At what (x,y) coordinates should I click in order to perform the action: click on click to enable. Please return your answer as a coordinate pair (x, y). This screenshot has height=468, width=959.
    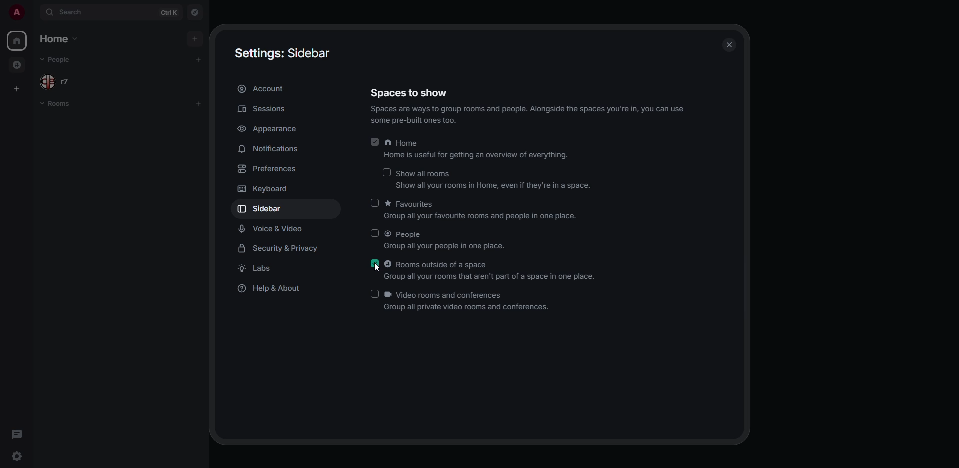
    Looking at the image, I should click on (374, 234).